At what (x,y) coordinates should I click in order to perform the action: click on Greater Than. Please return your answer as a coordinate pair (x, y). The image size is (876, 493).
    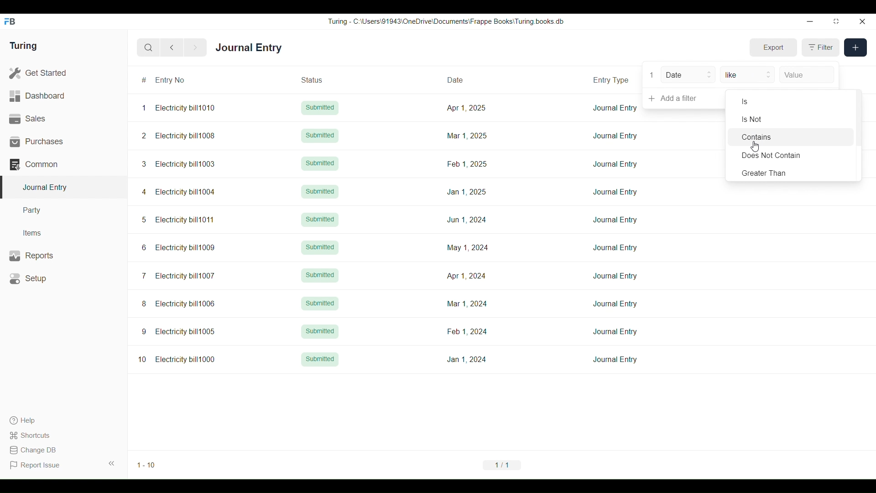
    Looking at the image, I should click on (791, 173).